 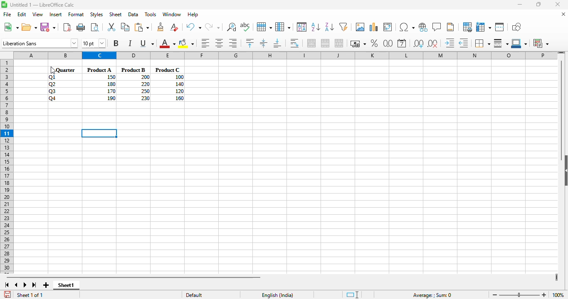 I want to click on sort descending, so click(x=330, y=27).